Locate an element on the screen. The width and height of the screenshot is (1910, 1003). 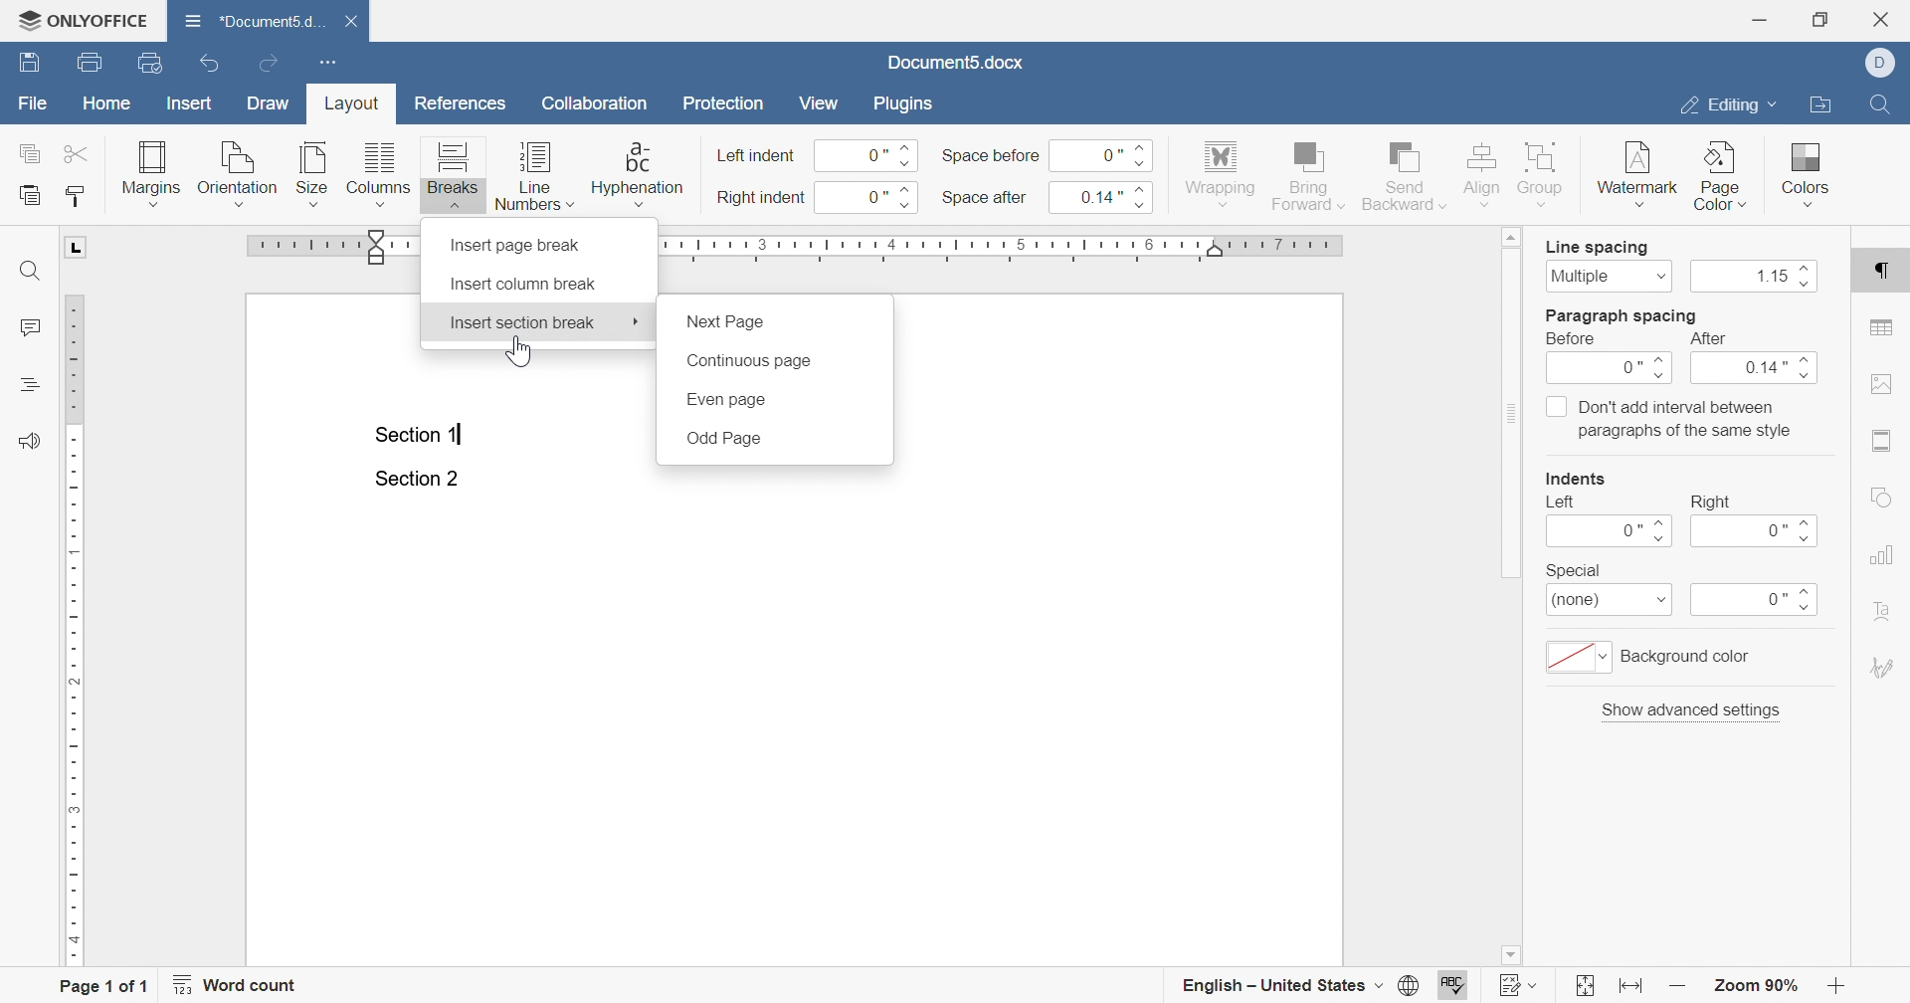
redo is located at coordinates (270, 63).